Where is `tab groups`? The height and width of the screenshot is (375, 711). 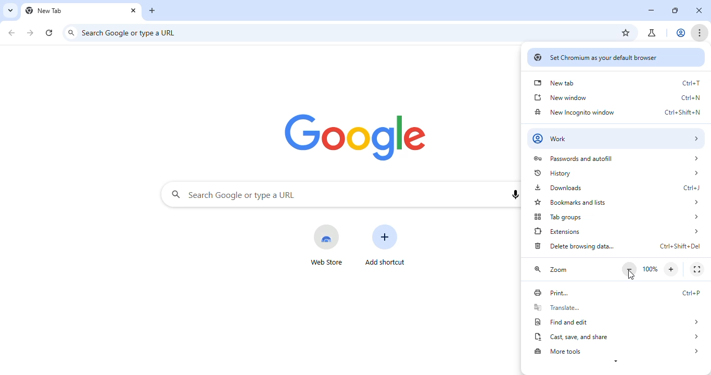
tab groups is located at coordinates (617, 218).